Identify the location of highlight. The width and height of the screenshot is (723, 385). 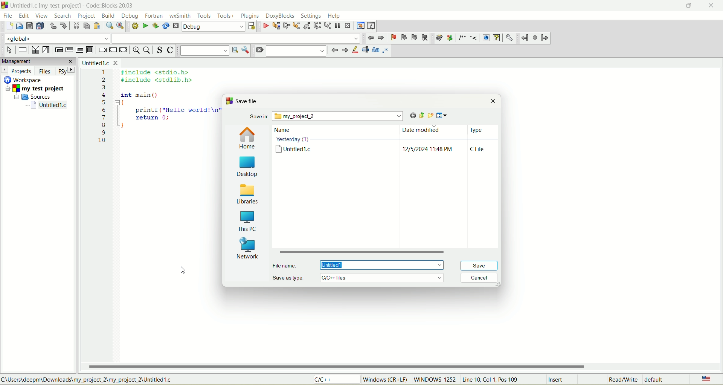
(354, 50).